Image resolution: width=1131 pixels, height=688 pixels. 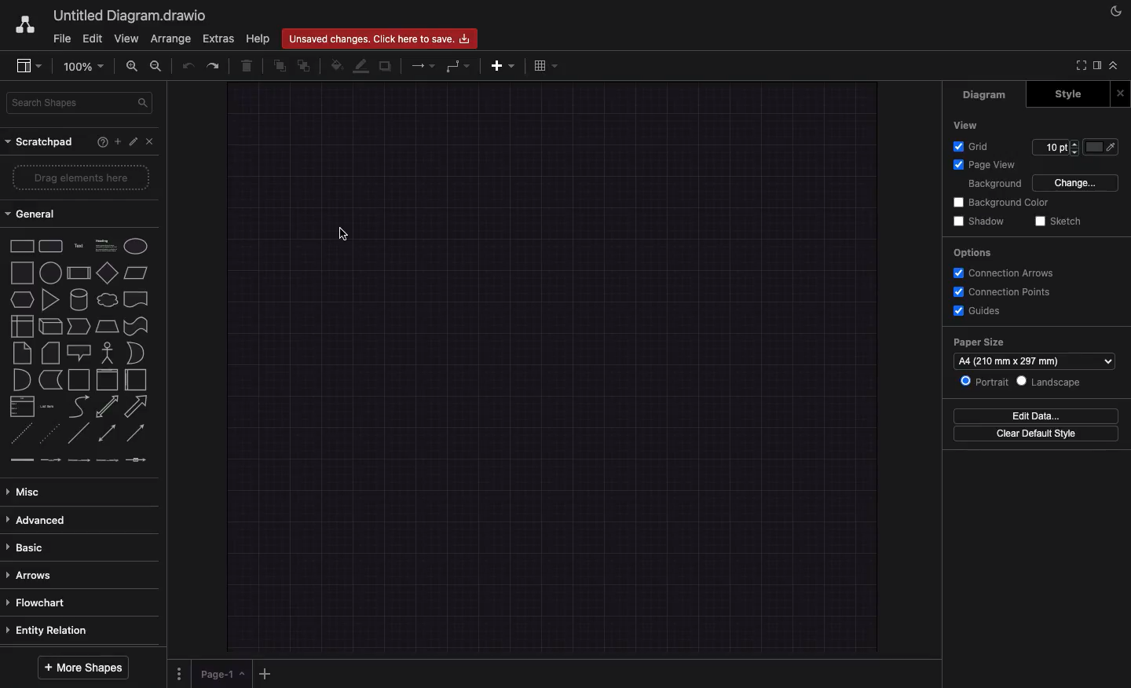 What do you see at coordinates (81, 103) in the screenshot?
I see `Search shapes` at bounding box center [81, 103].